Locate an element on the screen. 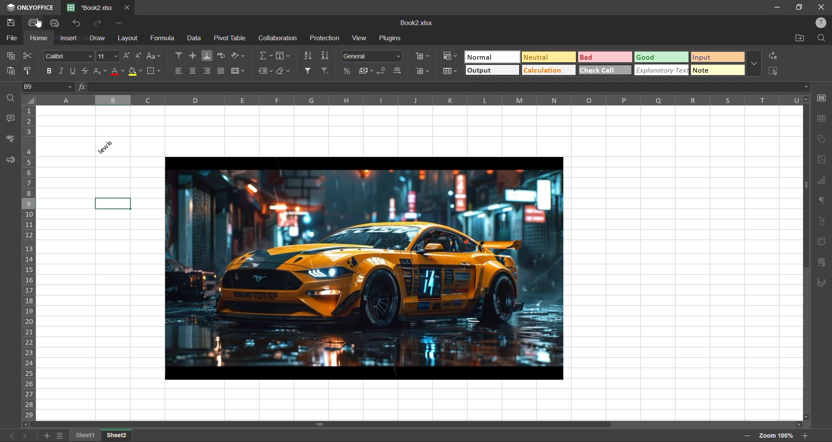  protection is located at coordinates (325, 38).